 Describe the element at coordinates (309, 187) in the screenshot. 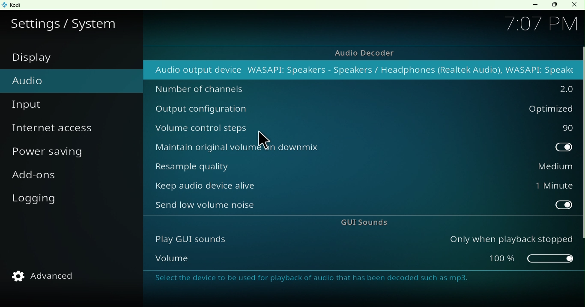

I see `Keep audio device alive` at that location.